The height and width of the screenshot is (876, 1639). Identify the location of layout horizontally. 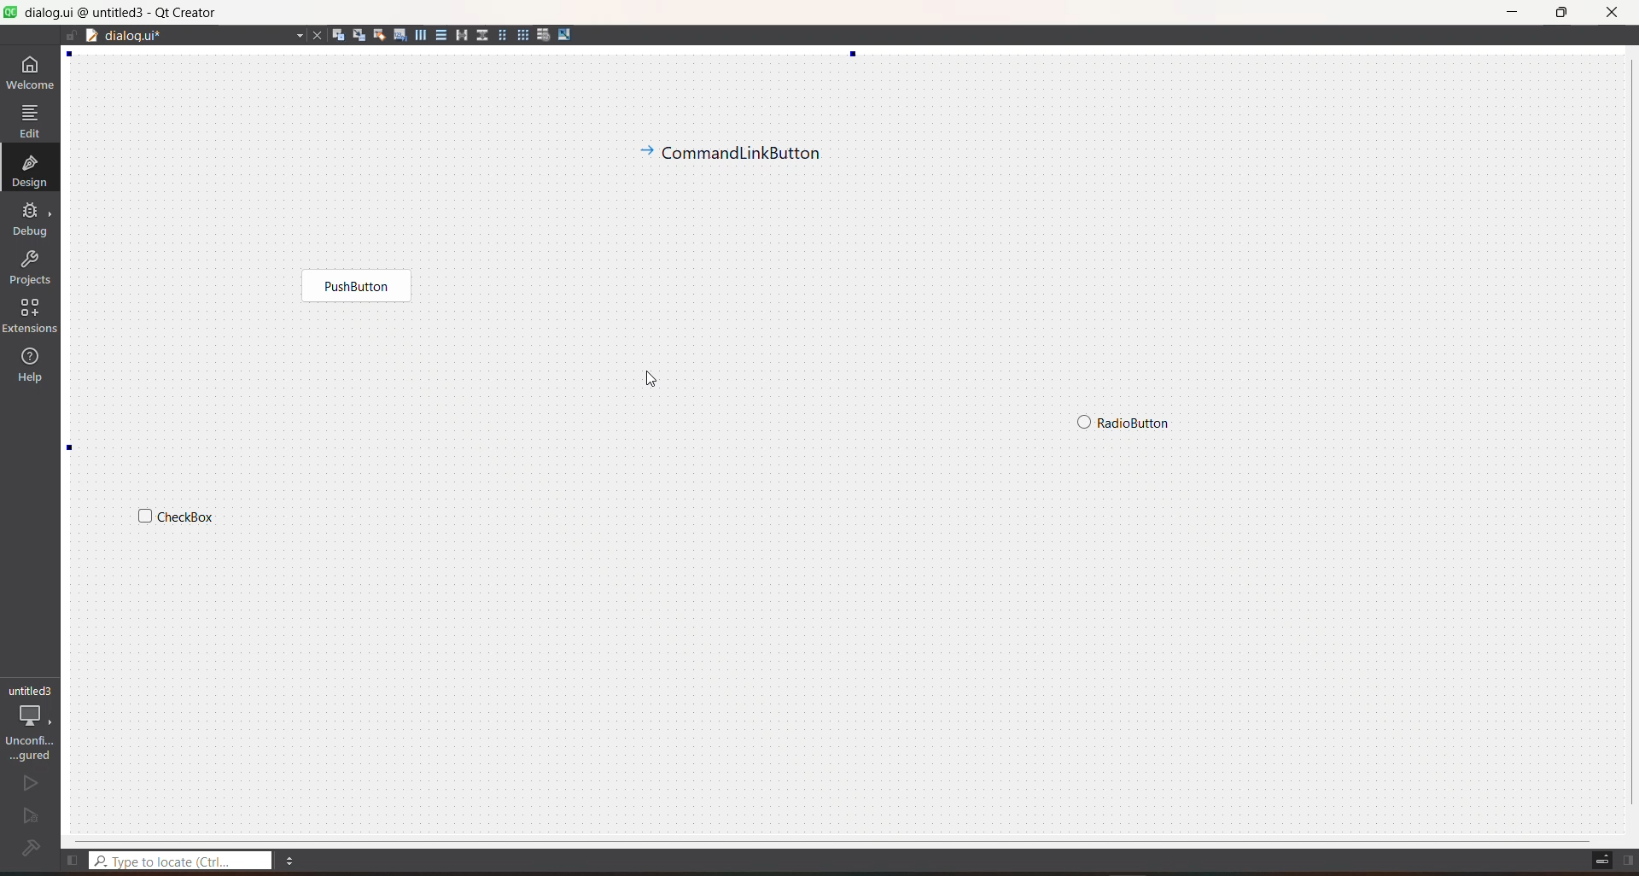
(418, 35).